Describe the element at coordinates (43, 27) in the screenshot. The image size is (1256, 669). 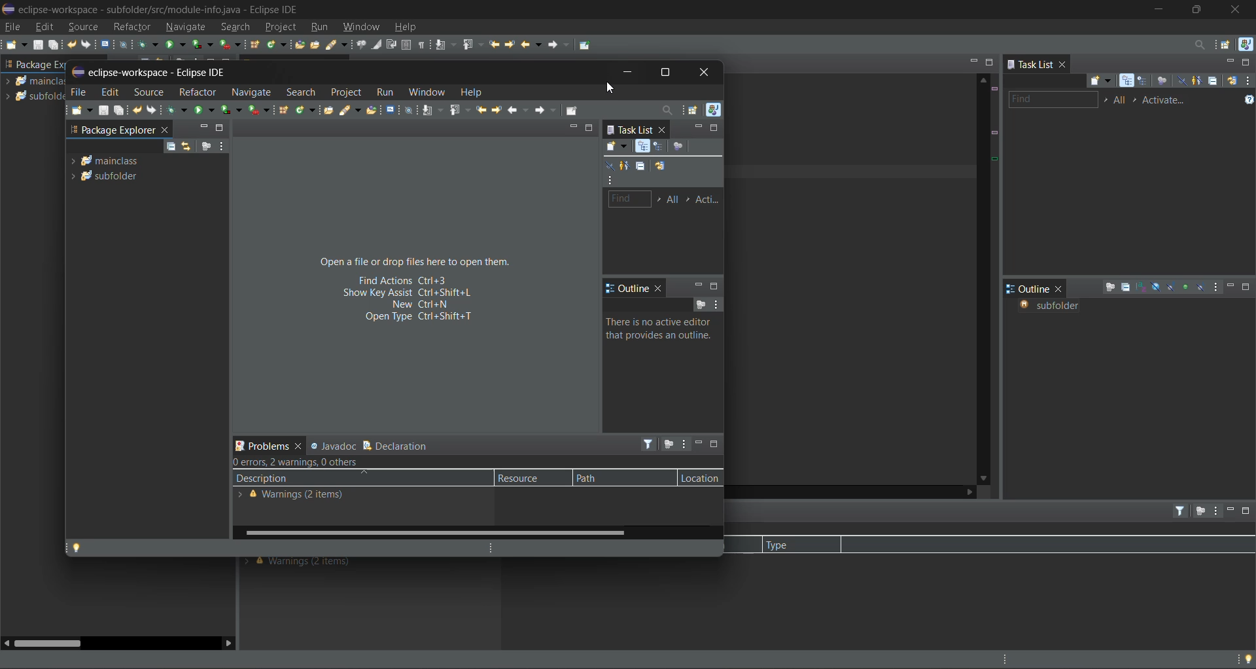
I see `edit` at that location.